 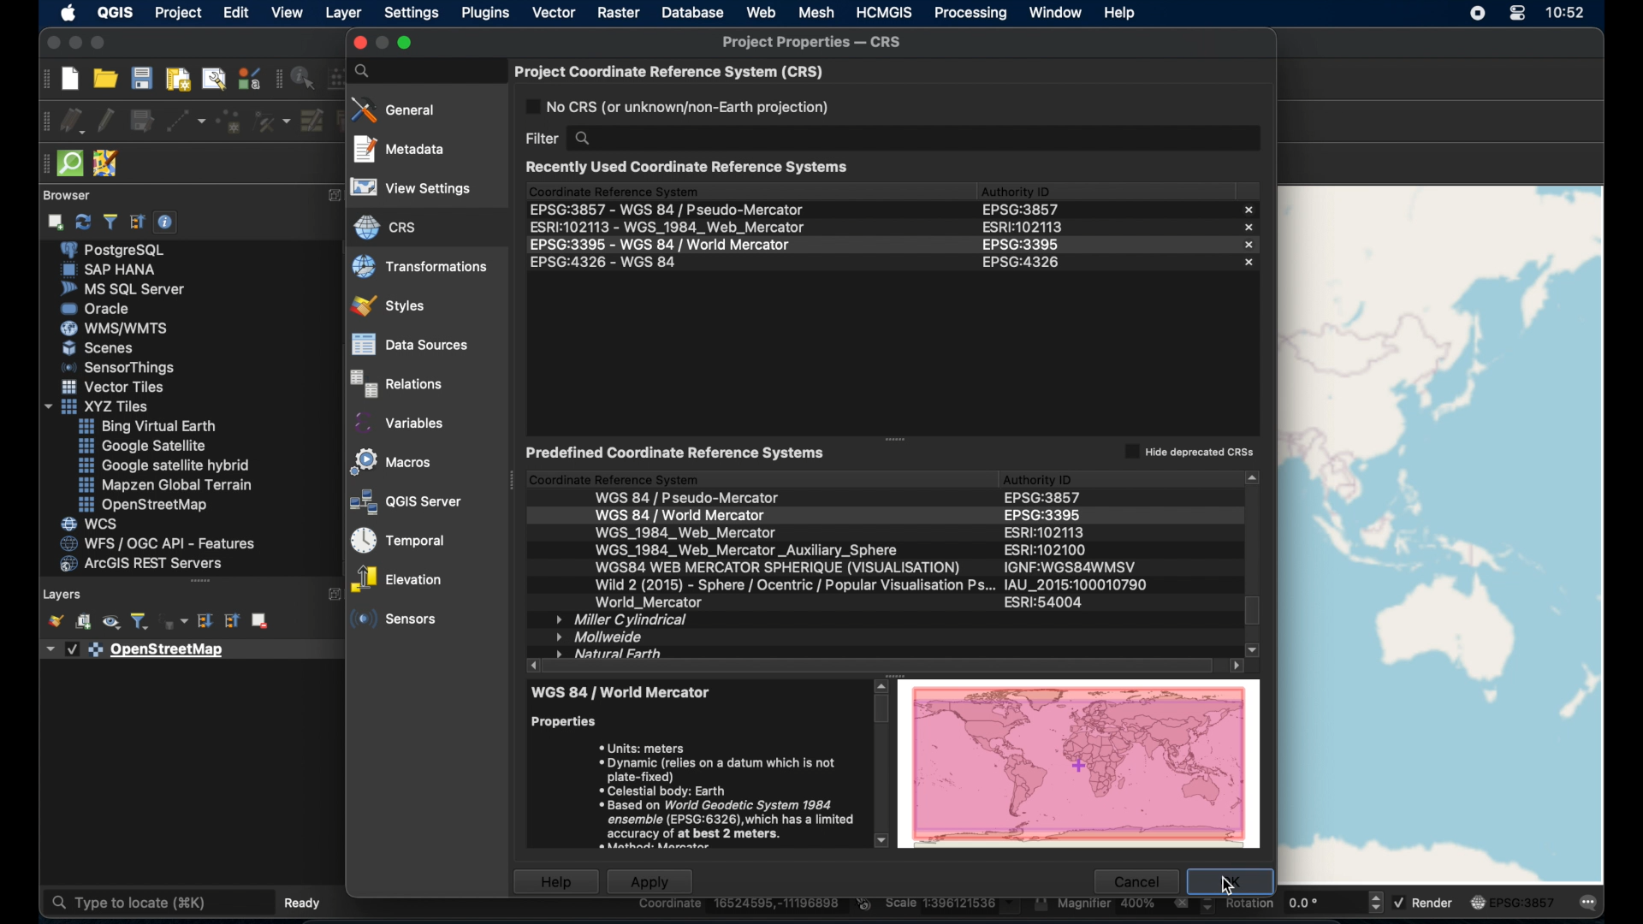 I want to click on arcGIS server, so click(x=143, y=564).